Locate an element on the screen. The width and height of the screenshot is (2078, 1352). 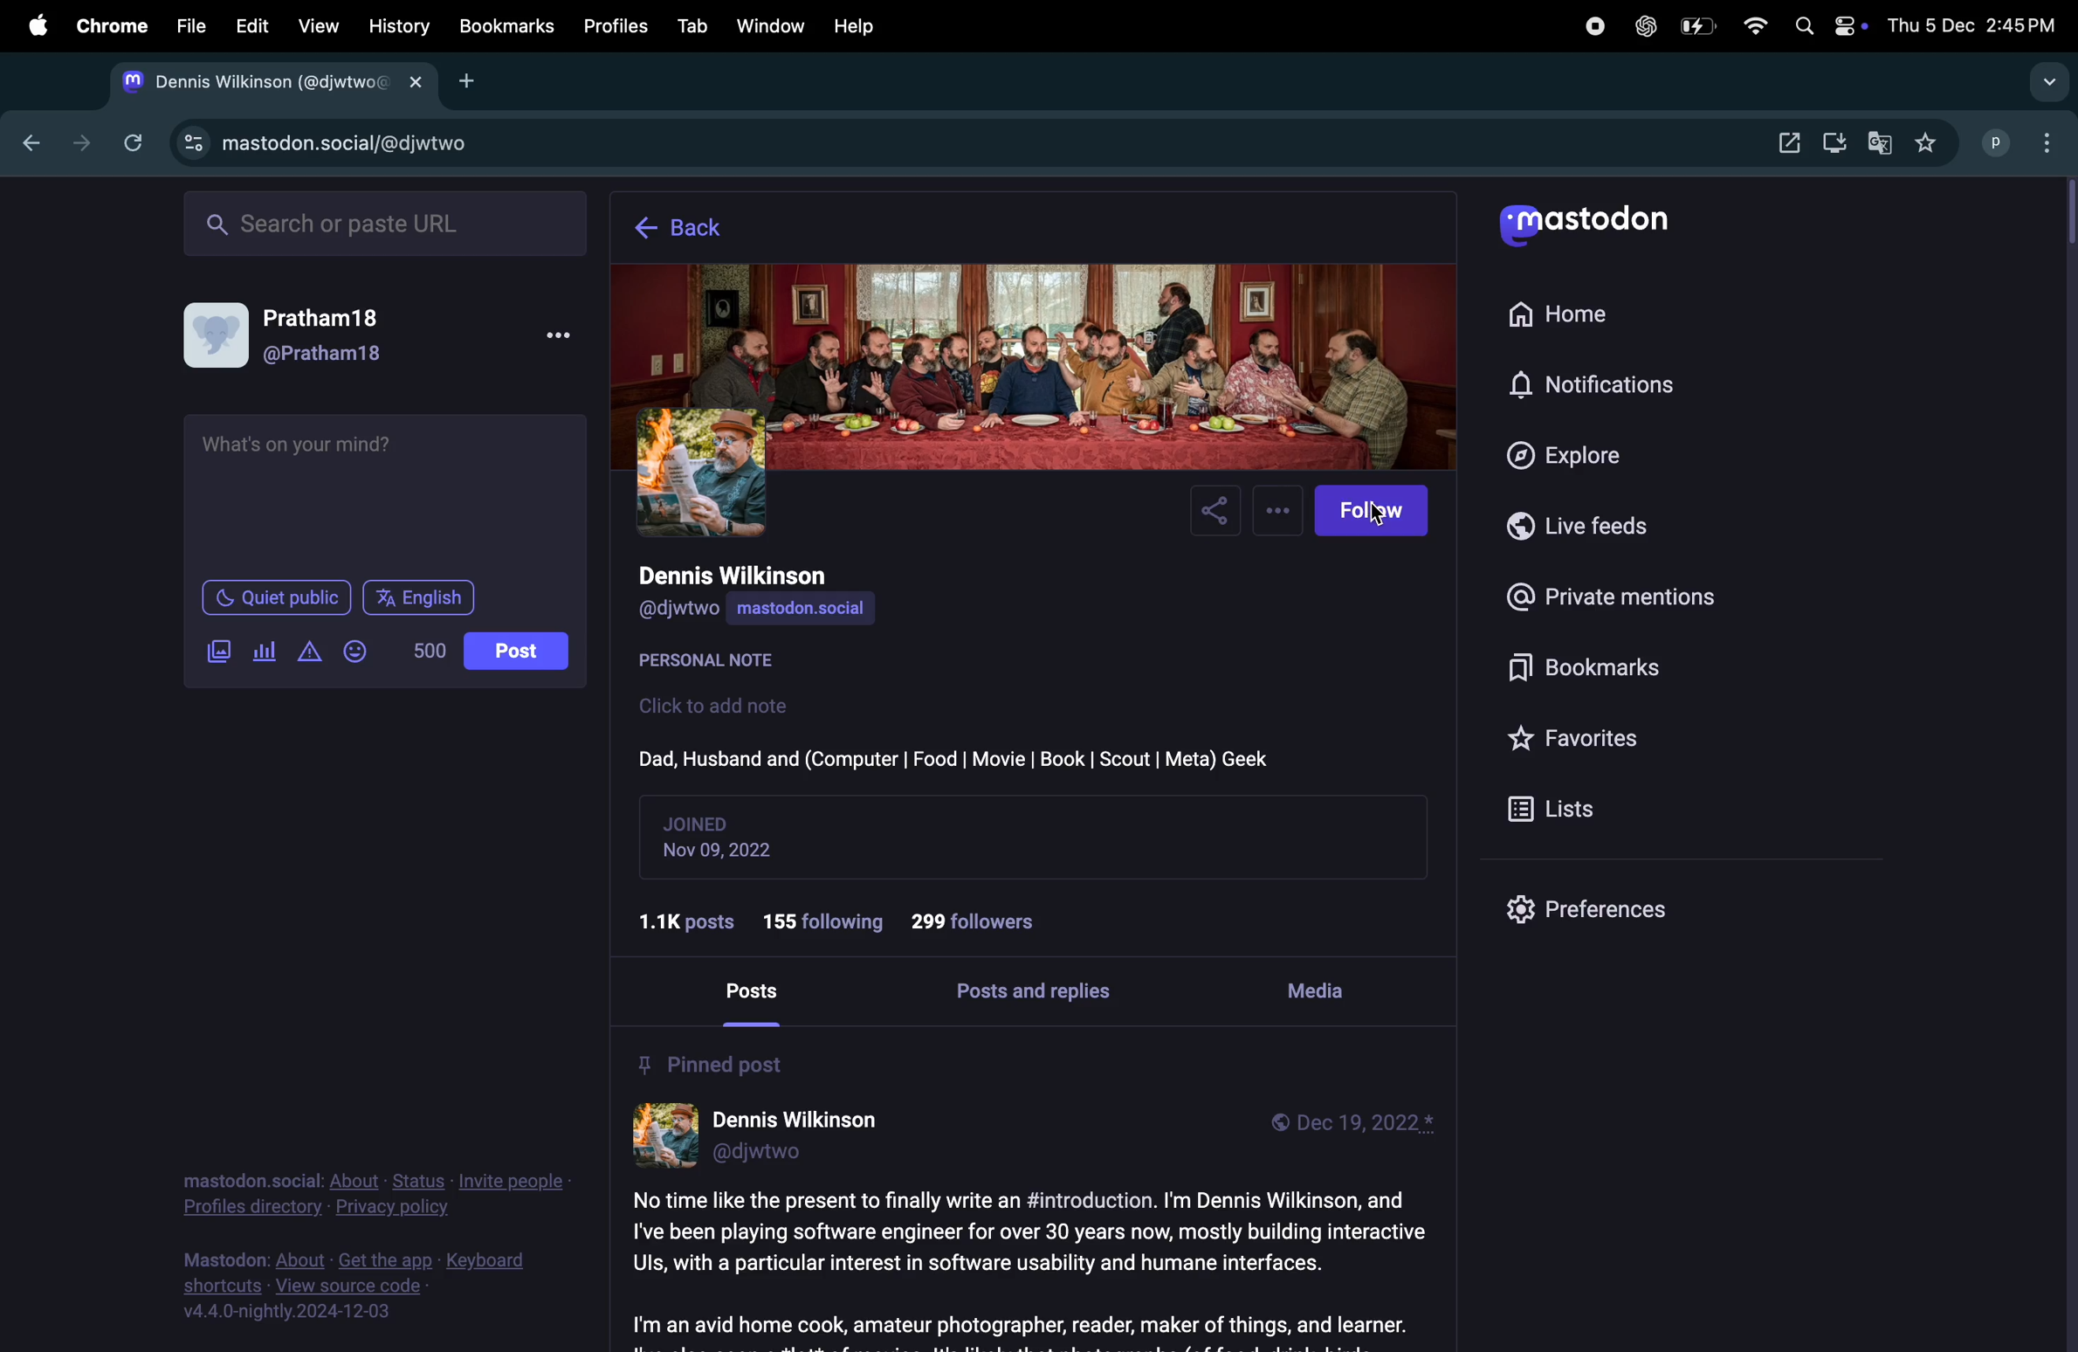
date is located at coordinates (1364, 1125).